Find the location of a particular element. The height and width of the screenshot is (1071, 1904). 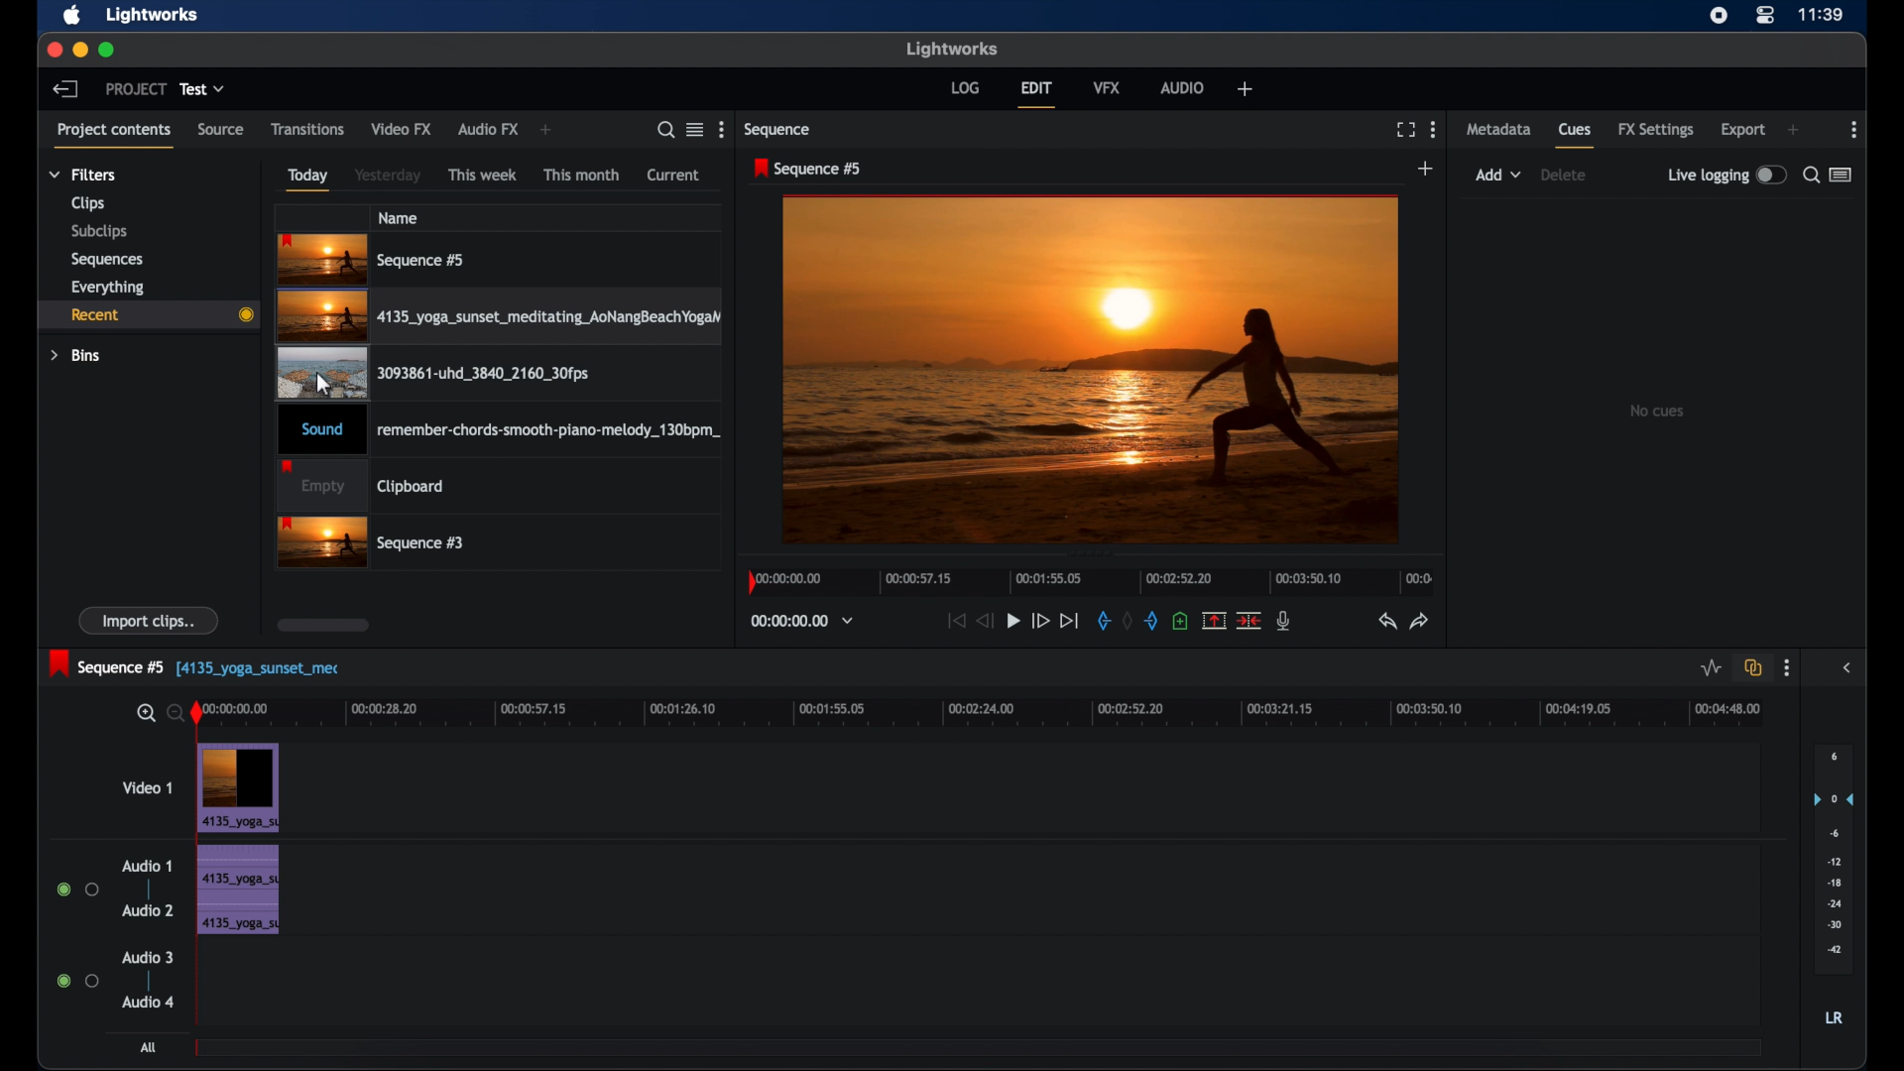

set audio output levels is located at coordinates (1833, 859).